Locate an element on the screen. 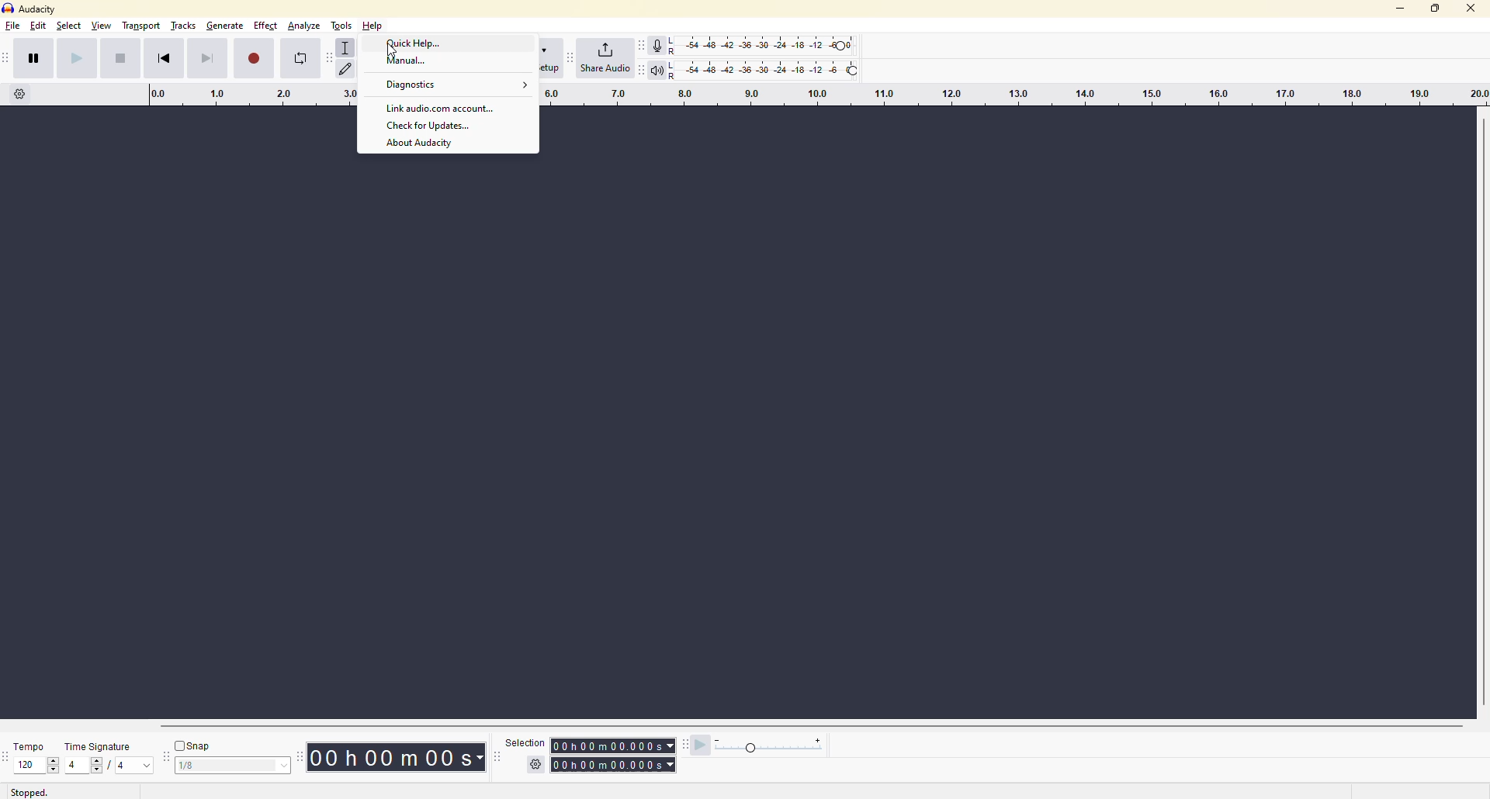  playback level is located at coordinates (774, 73).